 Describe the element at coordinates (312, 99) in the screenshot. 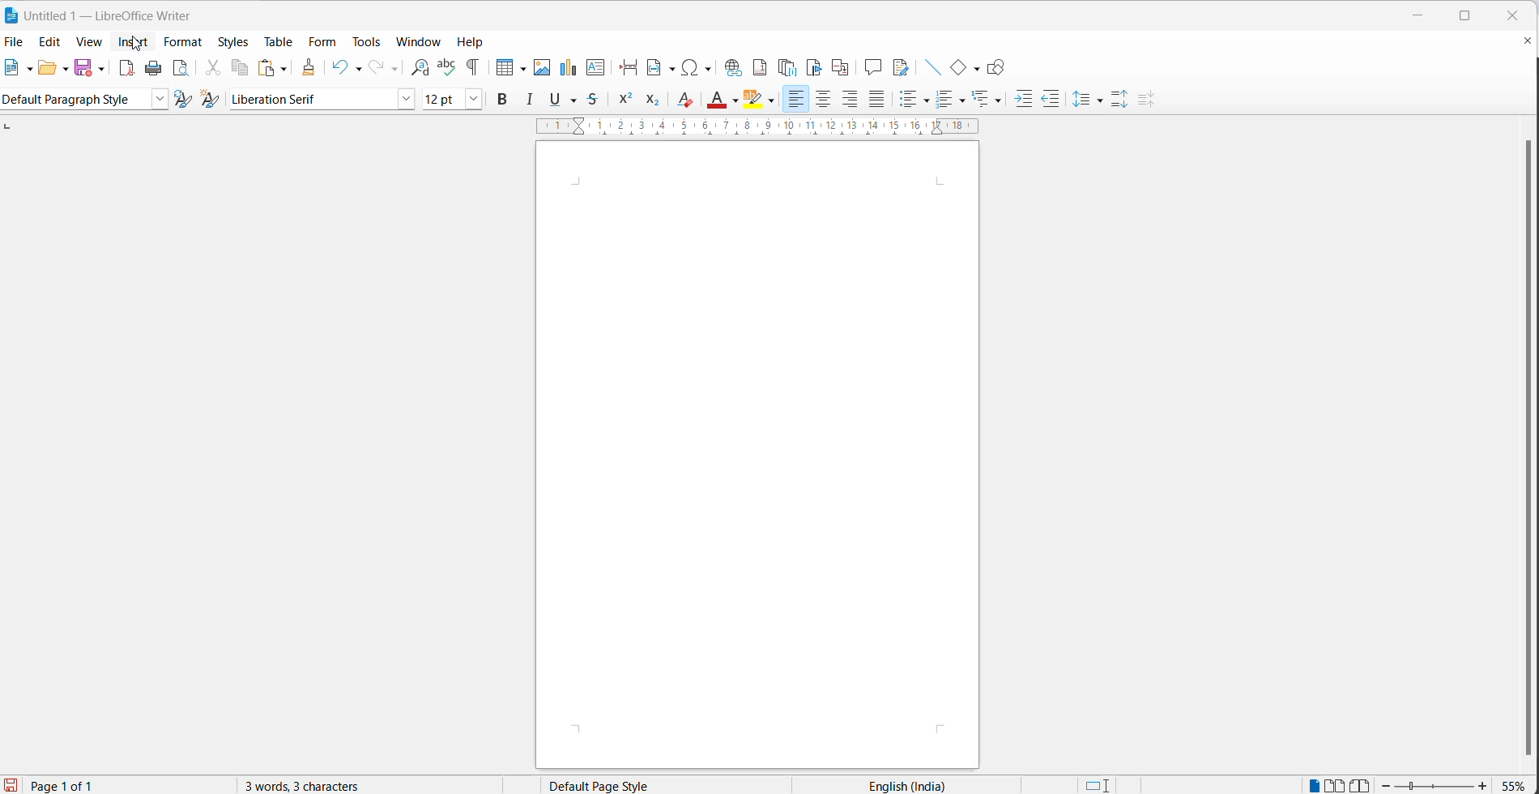

I see `font name` at that location.